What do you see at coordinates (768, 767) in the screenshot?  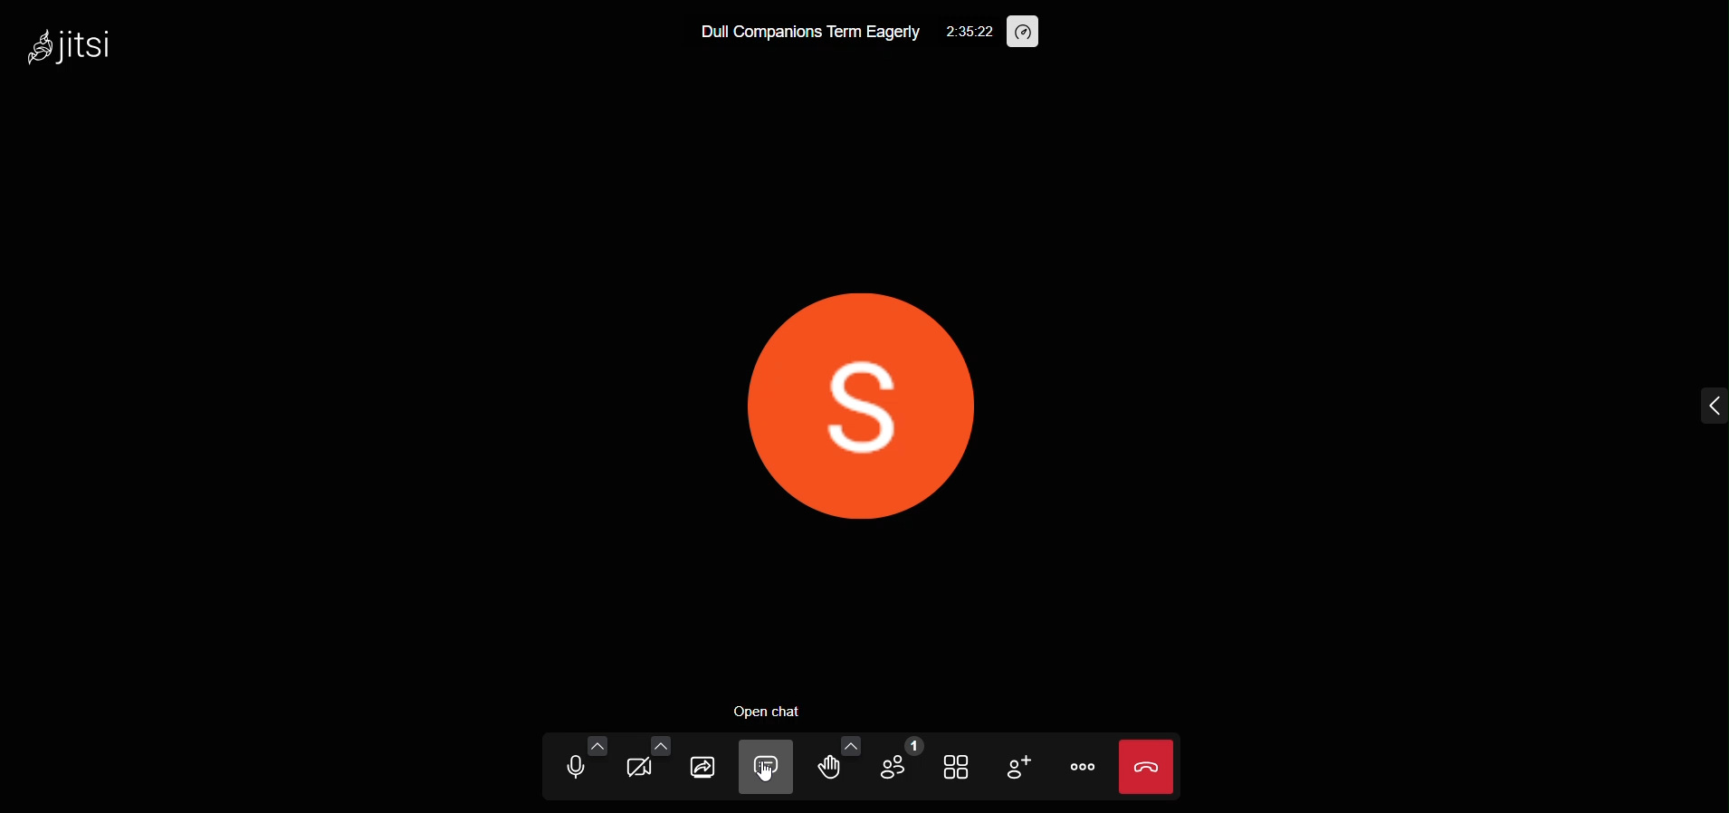 I see `chat` at bounding box center [768, 767].